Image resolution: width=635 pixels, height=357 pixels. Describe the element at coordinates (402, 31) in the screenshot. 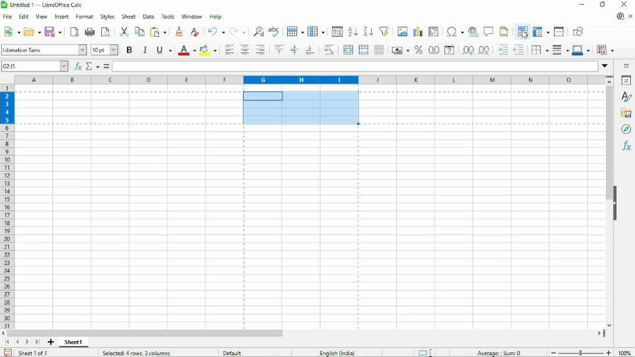

I see `Insert image` at that location.